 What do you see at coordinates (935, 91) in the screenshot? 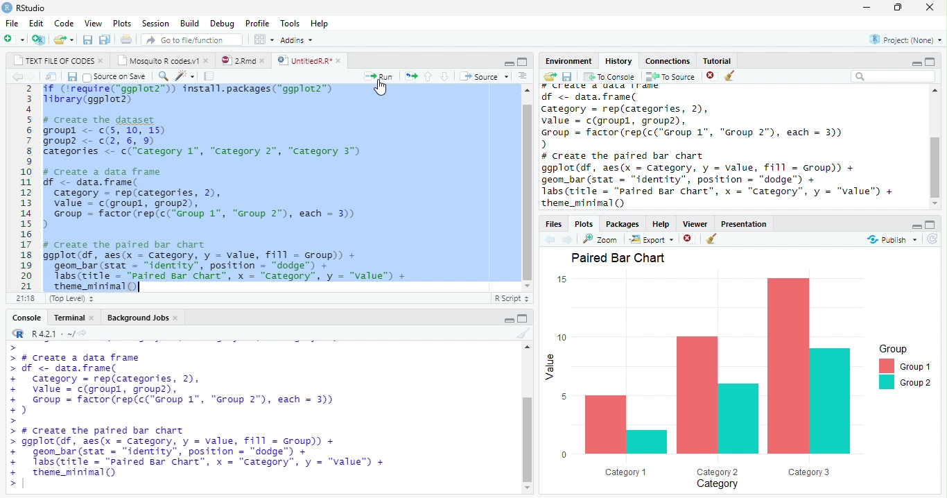
I see `scroll up` at bounding box center [935, 91].